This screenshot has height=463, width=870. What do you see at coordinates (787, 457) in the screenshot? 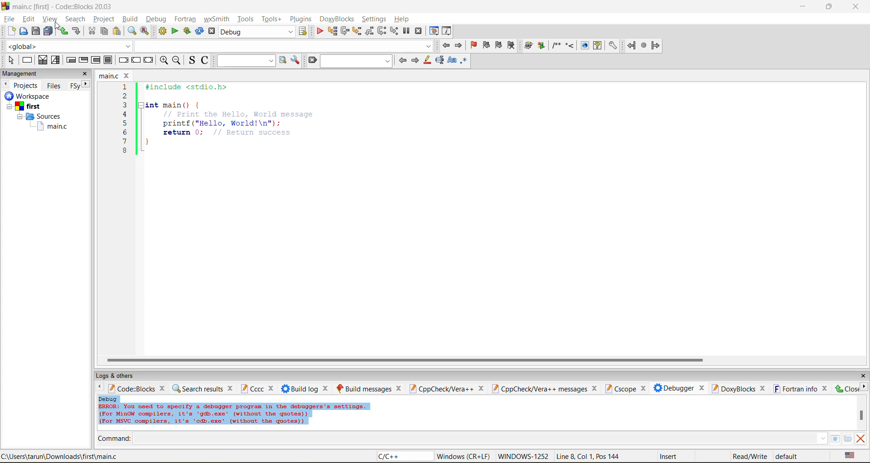
I see `default` at bounding box center [787, 457].